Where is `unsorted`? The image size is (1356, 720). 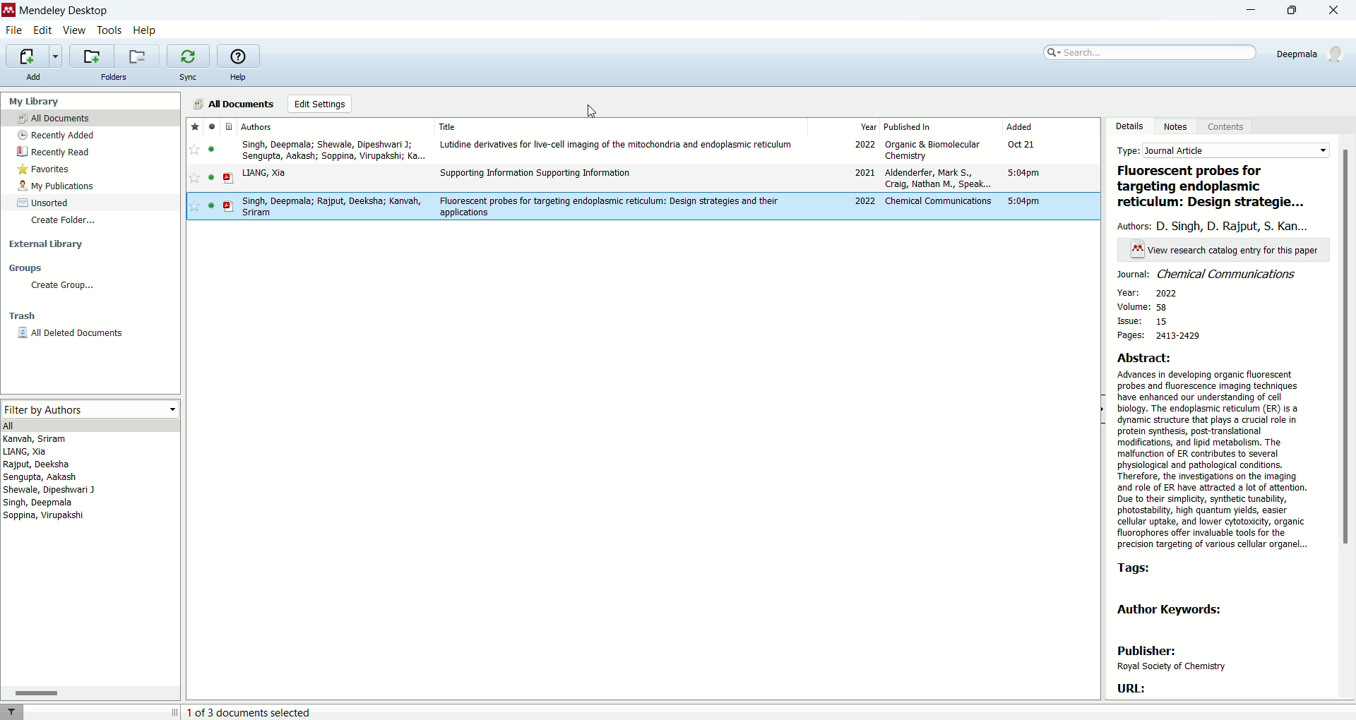 unsorted is located at coordinates (40, 203).